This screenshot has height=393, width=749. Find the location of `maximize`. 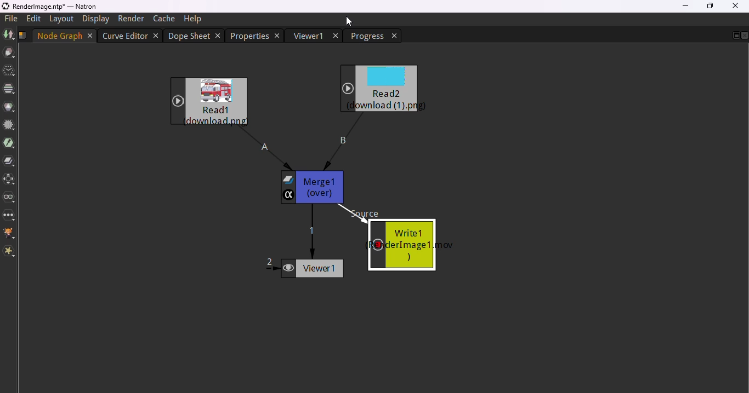

maximize is located at coordinates (710, 6).